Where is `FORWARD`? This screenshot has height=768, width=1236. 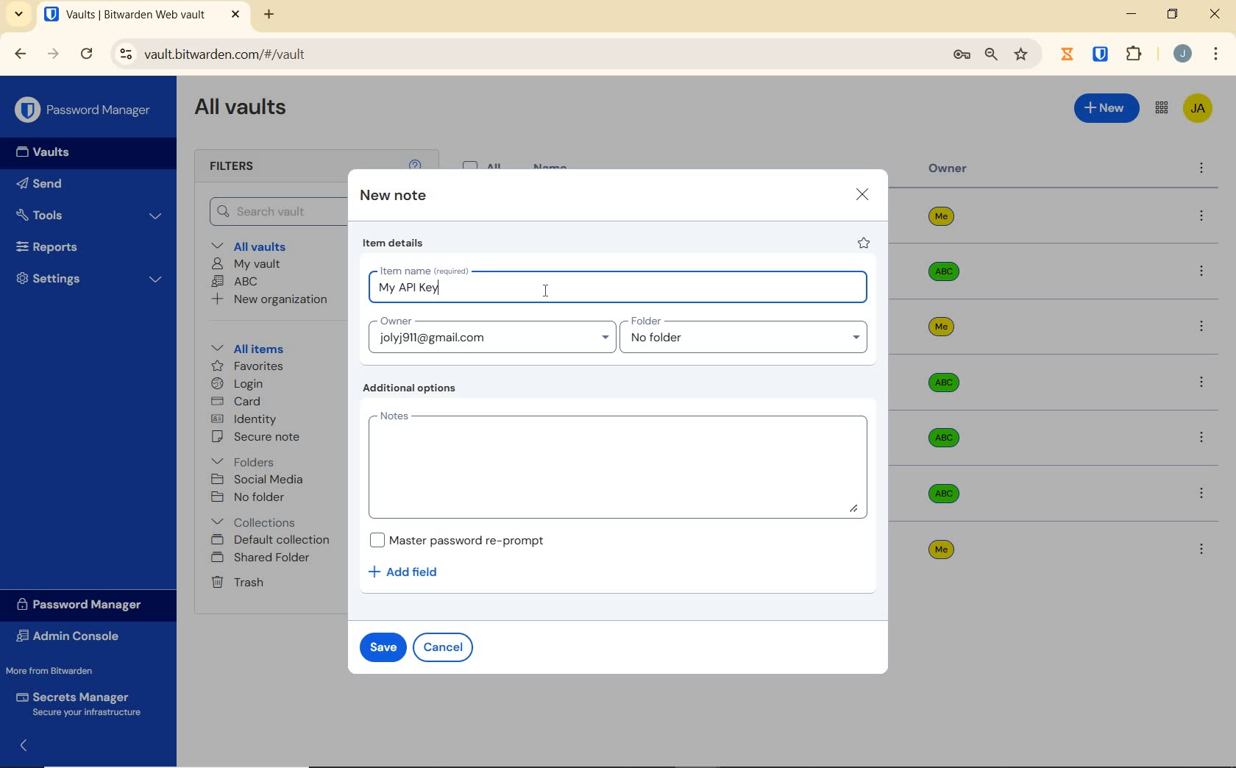
FORWARD is located at coordinates (54, 55).